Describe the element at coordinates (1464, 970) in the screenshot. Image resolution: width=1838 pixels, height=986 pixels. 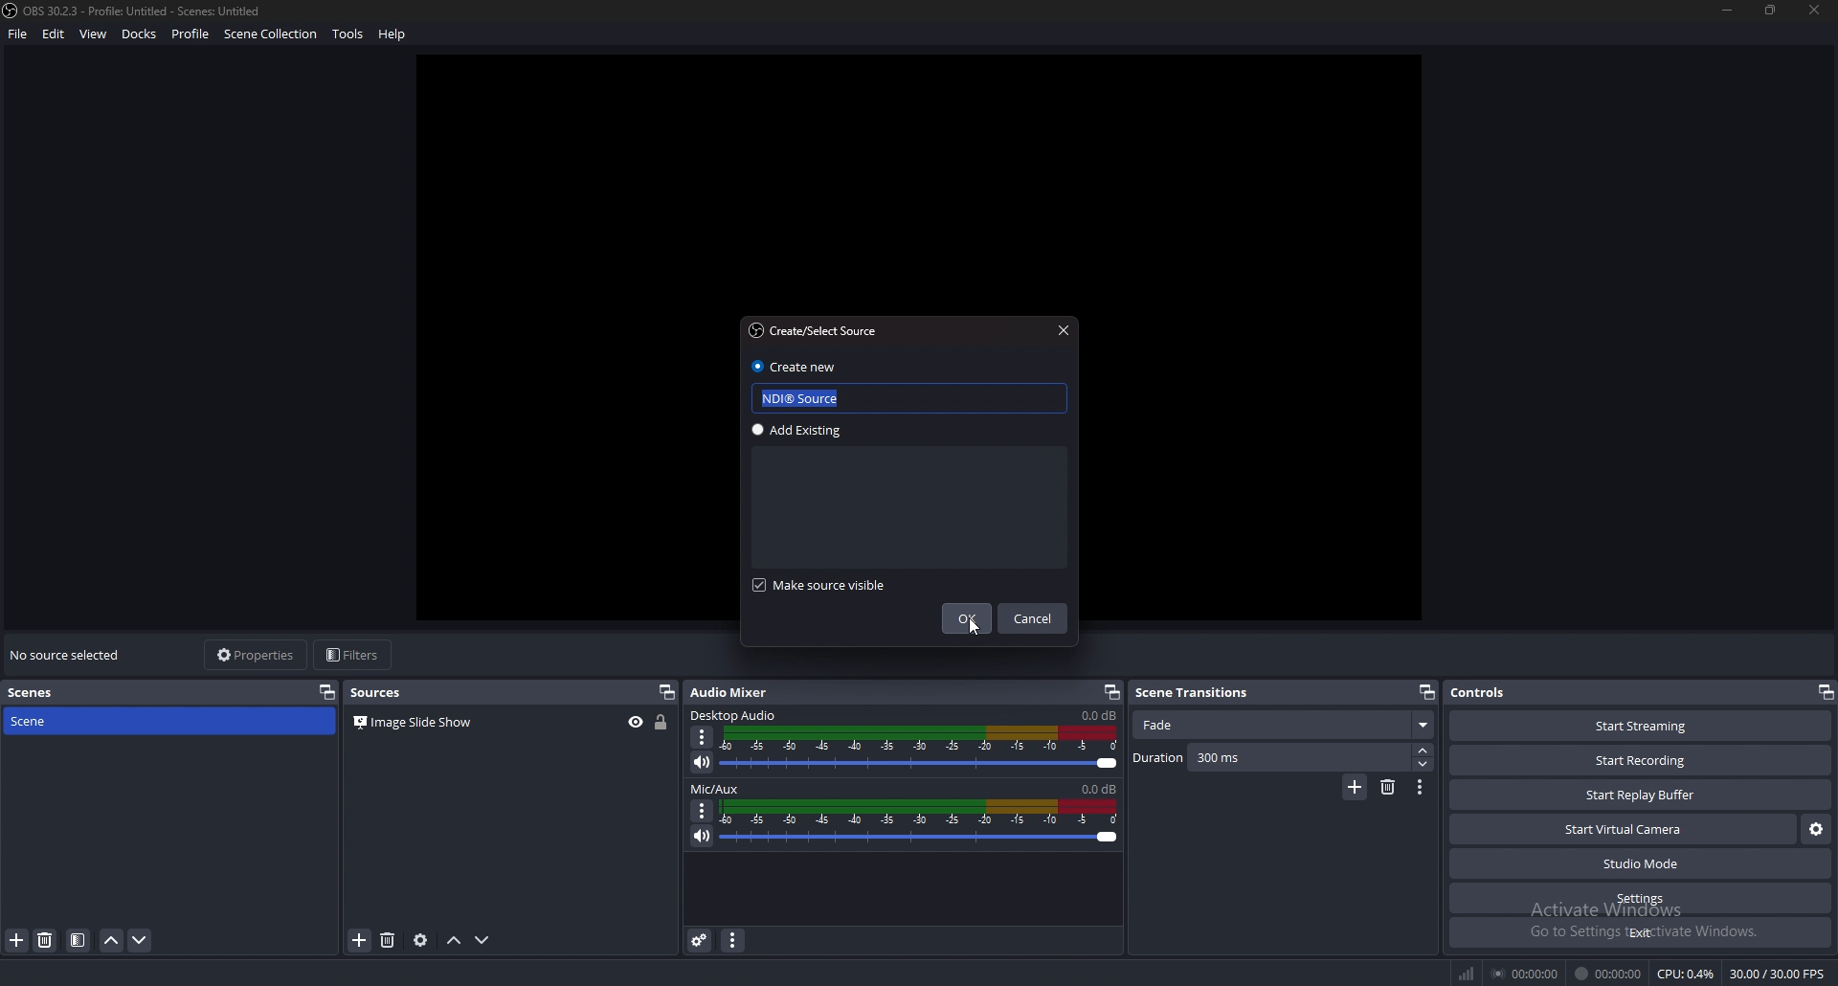
I see `Signal` at that location.